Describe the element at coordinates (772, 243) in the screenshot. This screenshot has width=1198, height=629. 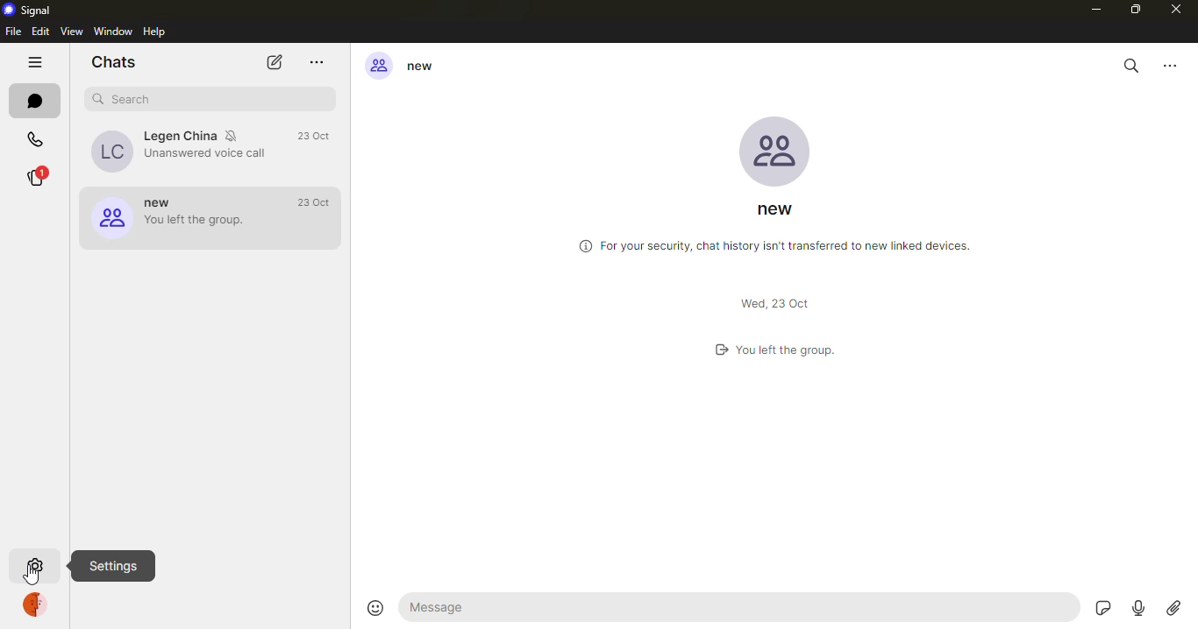
I see `info` at that location.